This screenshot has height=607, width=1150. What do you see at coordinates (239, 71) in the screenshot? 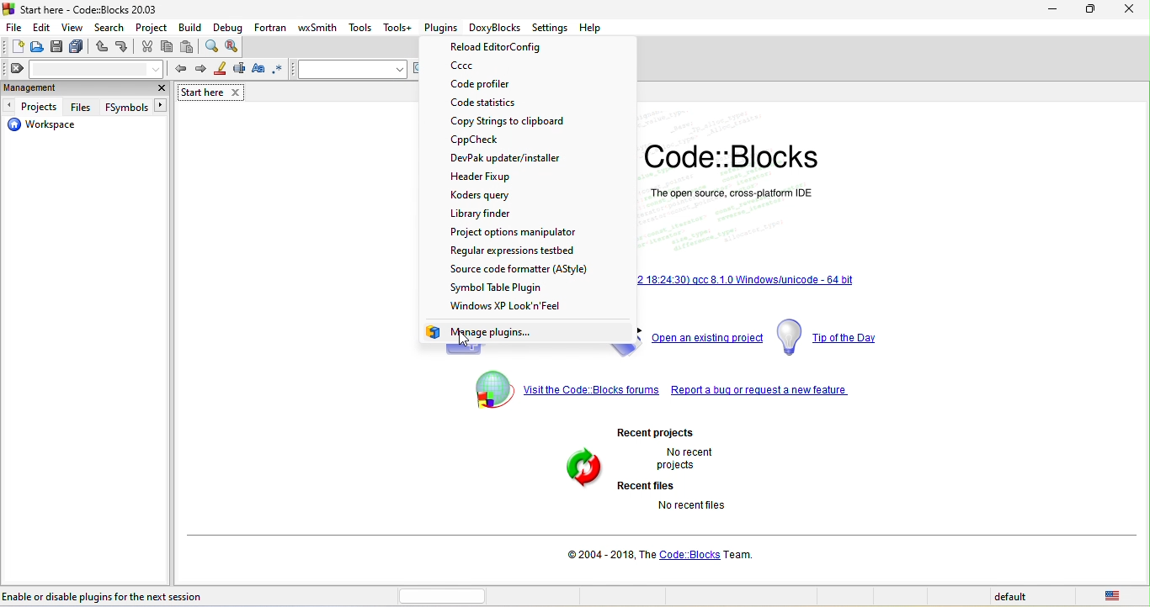
I see `selected text` at bounding box center [239, 71].